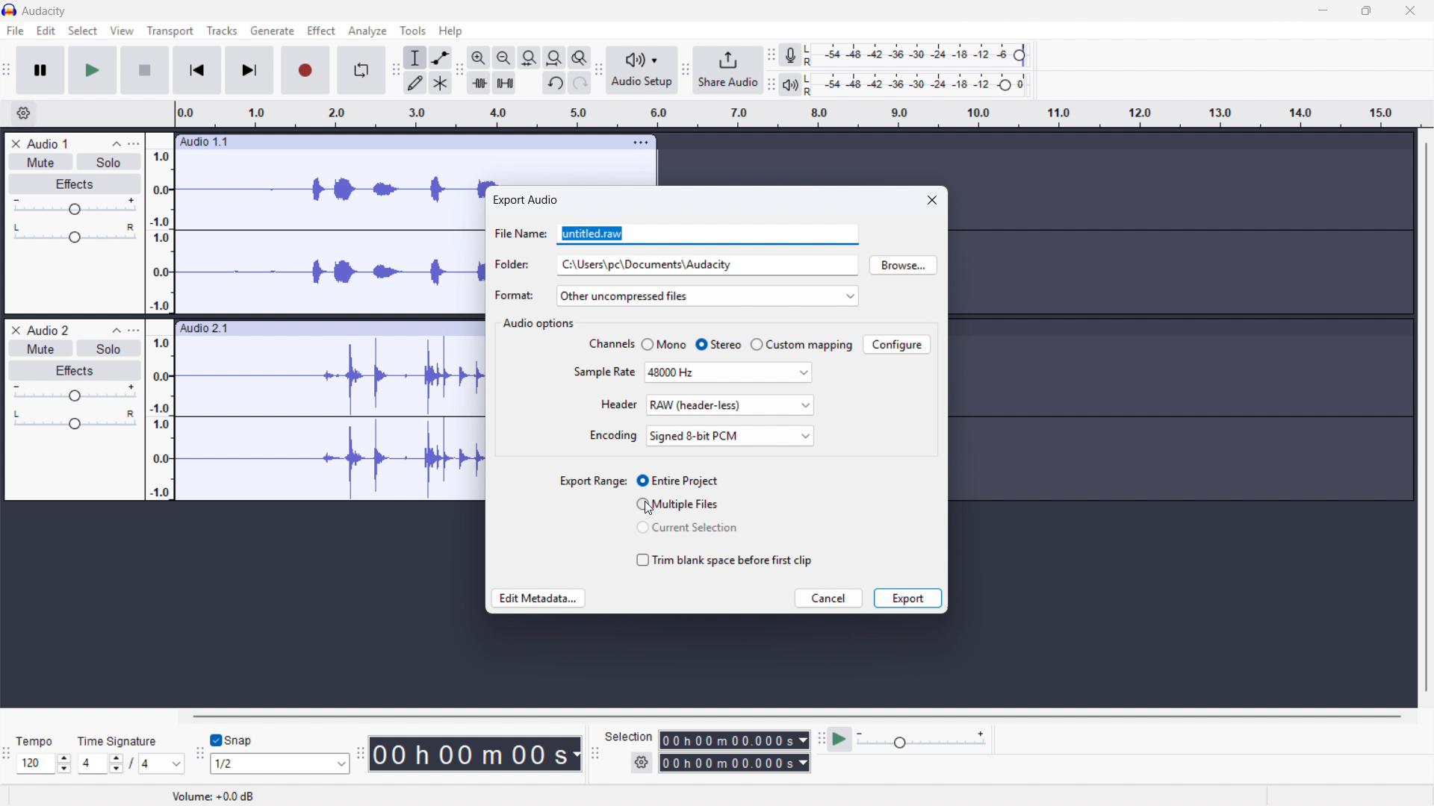  Describe the element at coordinates (580, 57) in the screenshot. I see `Toggle zoom ` at that location.